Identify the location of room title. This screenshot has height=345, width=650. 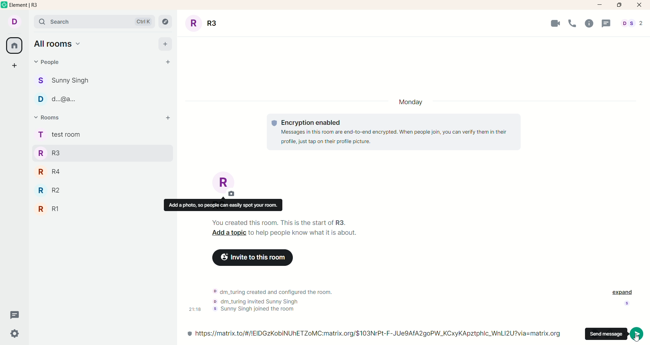
(224, 183).